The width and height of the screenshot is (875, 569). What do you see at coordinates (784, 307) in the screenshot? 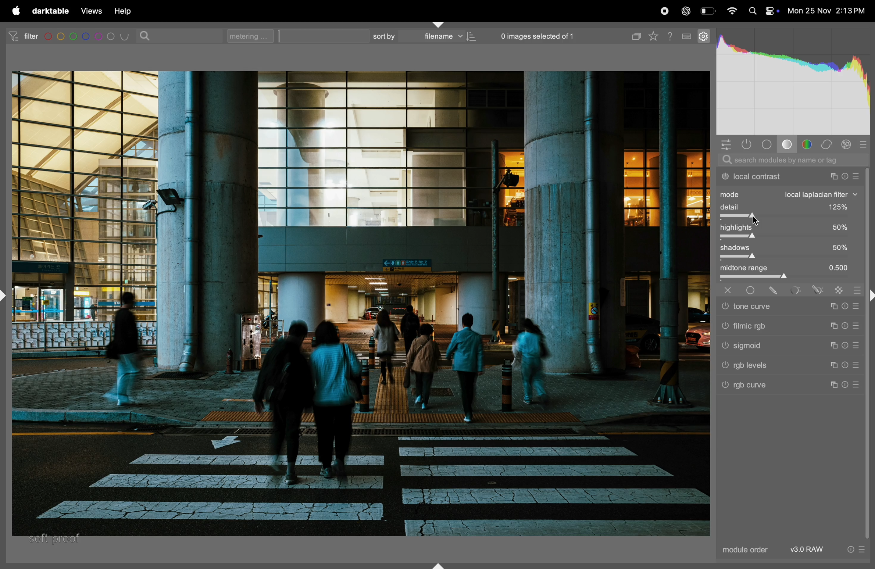
I see `tone curve` at bounding box center [784, 307].